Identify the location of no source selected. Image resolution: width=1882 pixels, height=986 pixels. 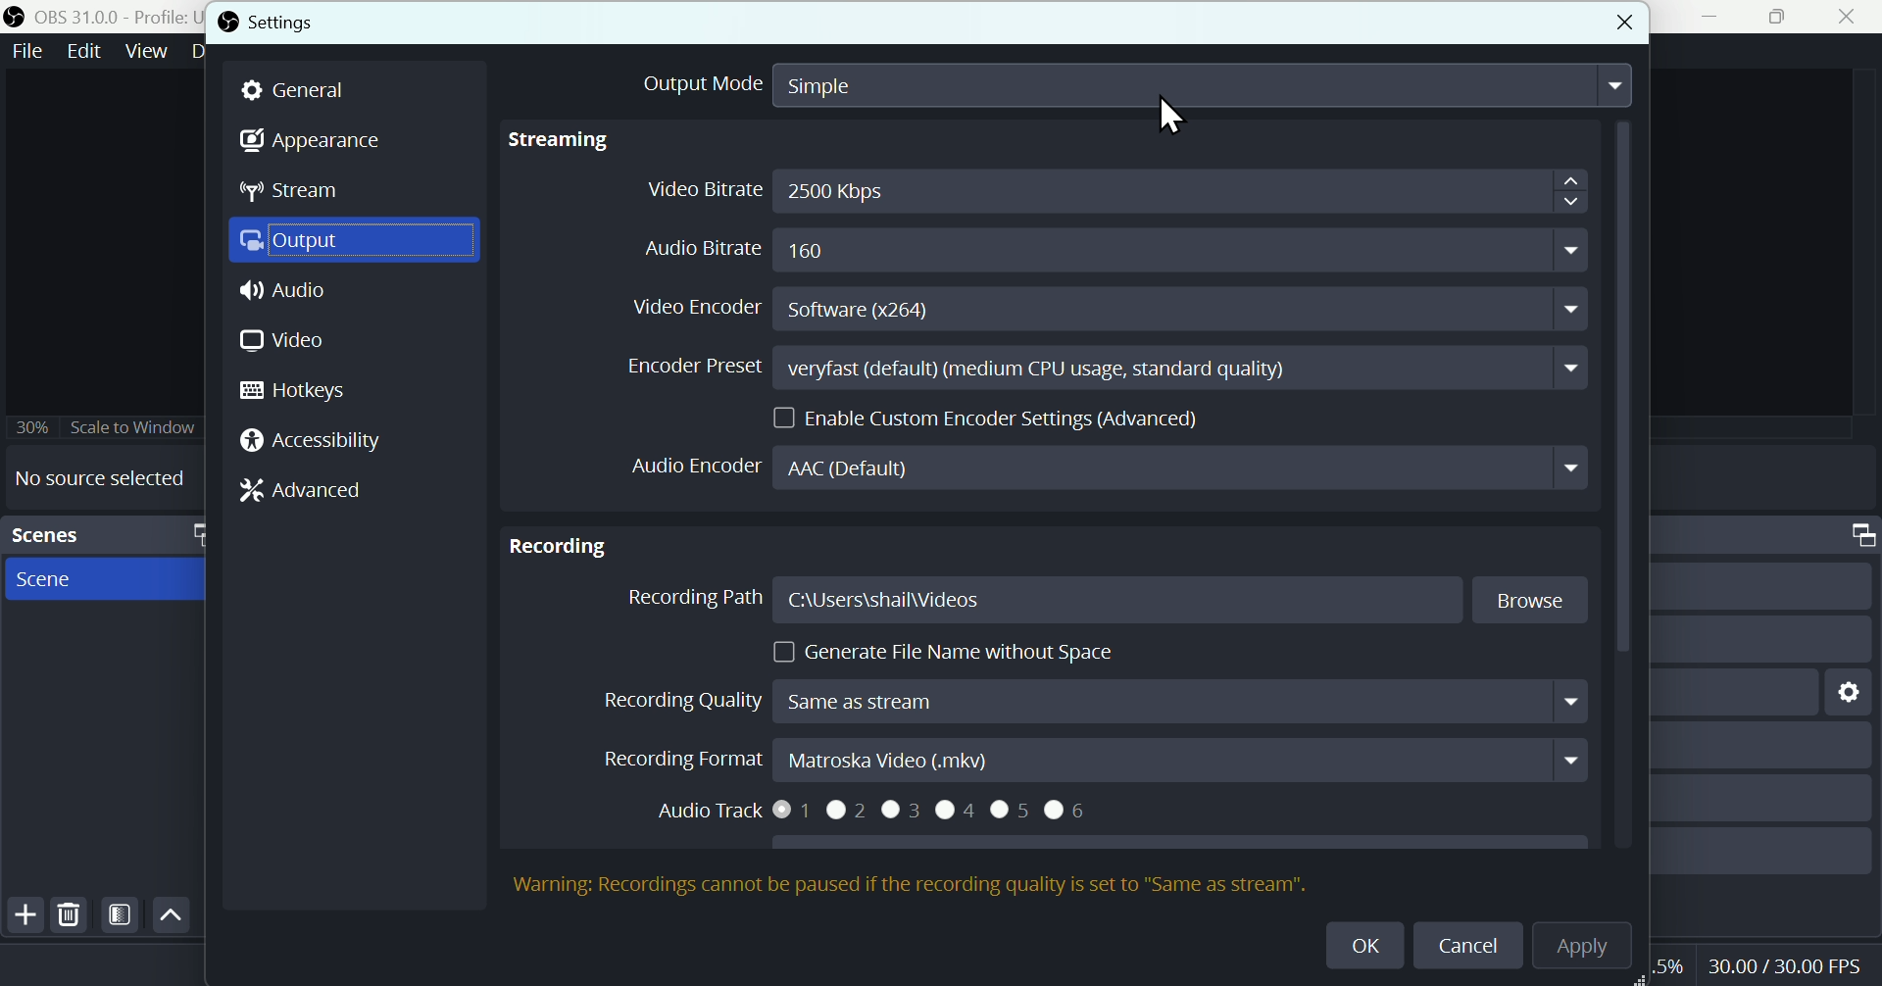
(94, 478).